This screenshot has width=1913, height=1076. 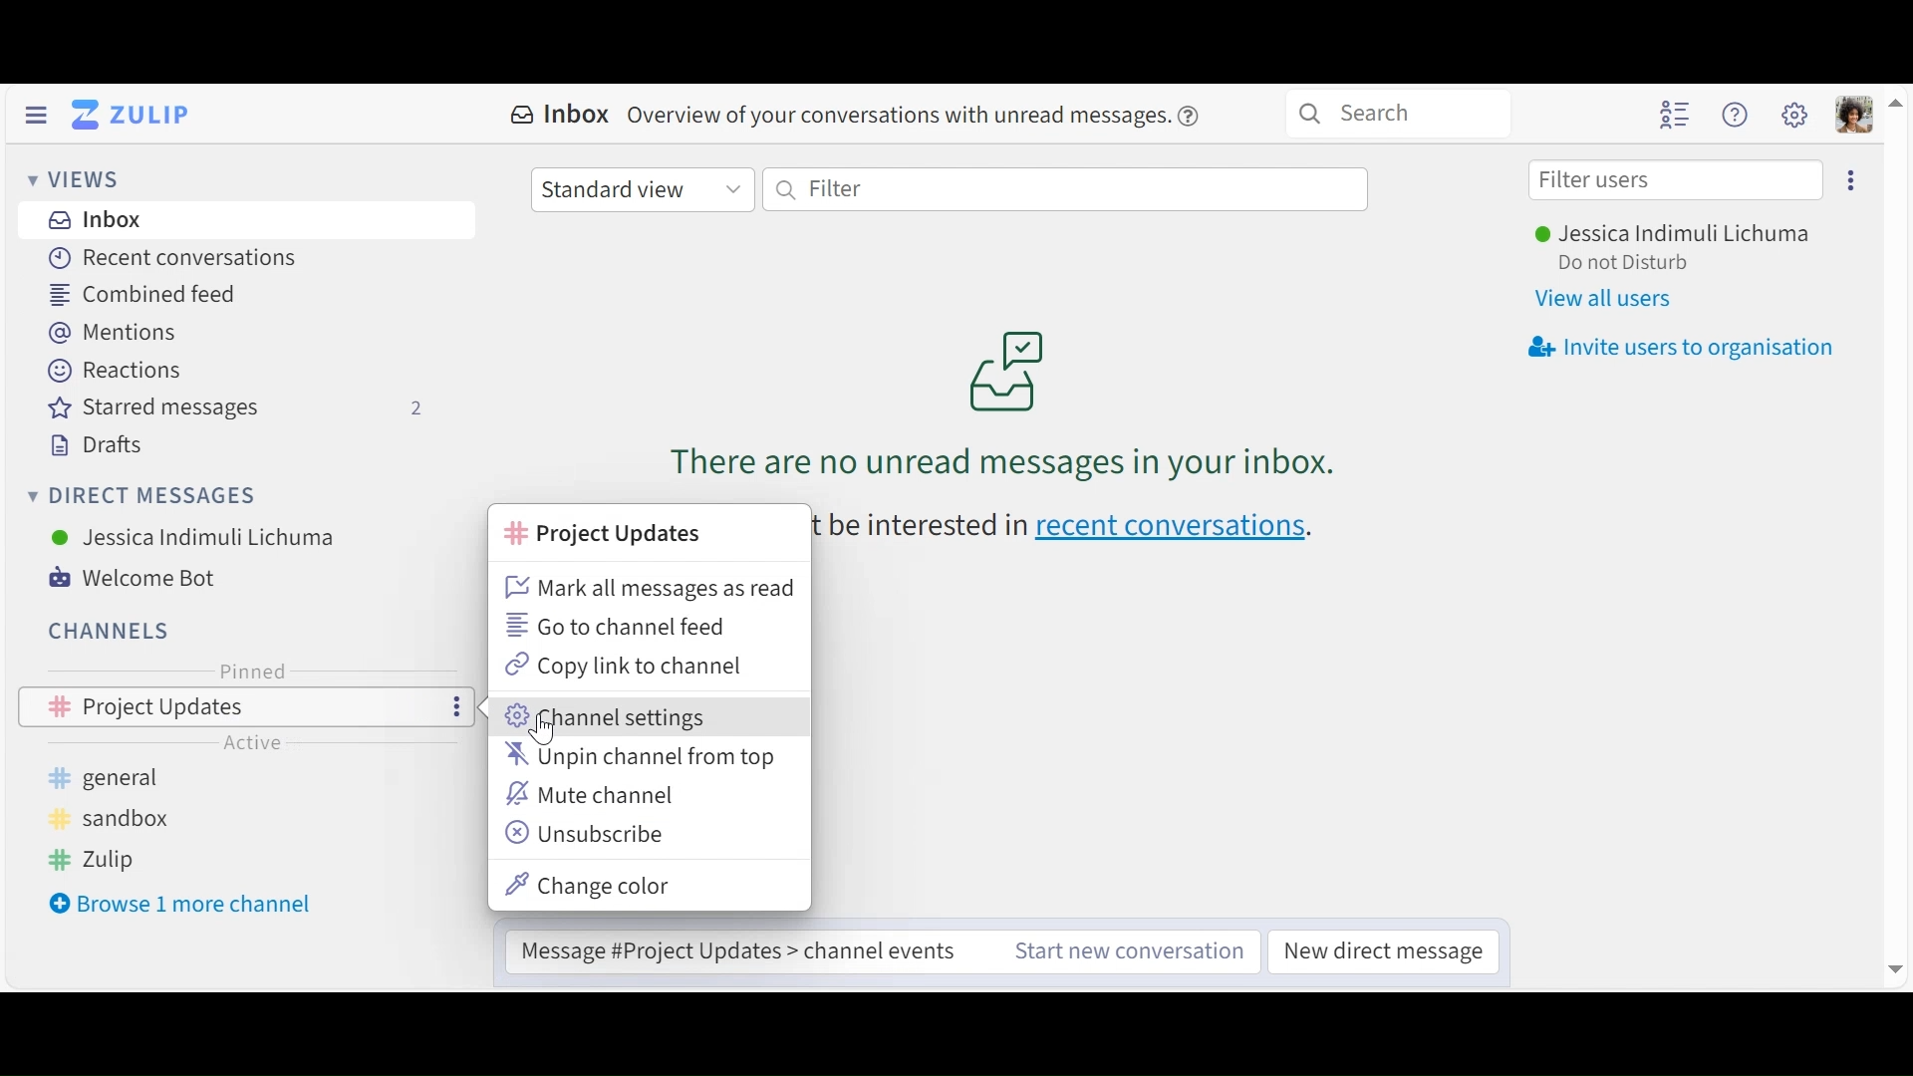 What do you see at coordinates (1897, 100) in the screenshot?
I see `Up` at bounding box center [1897, 100].